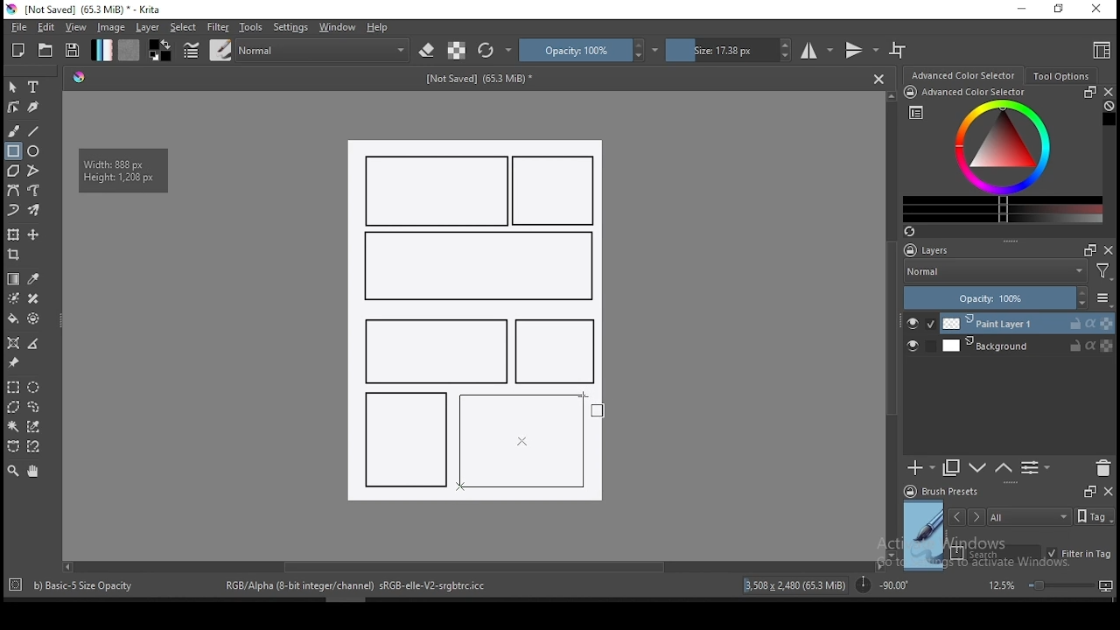  Describe the element at coordinates (1109, 249) in the screenshot. I see `close docker` at that location.